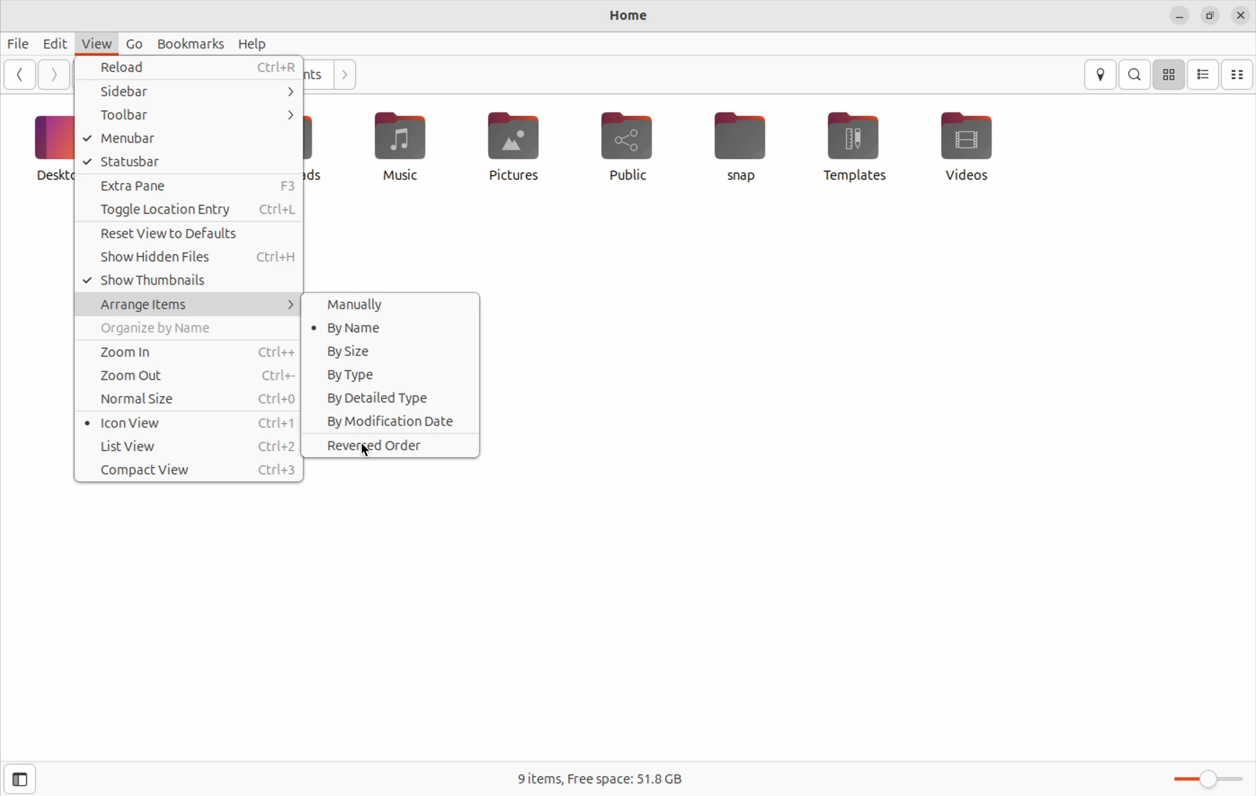 This screenshot has width=1256, height=796. Describe the element at coordinates (189, 397) in the screenshot. I see `normal size` at that location.